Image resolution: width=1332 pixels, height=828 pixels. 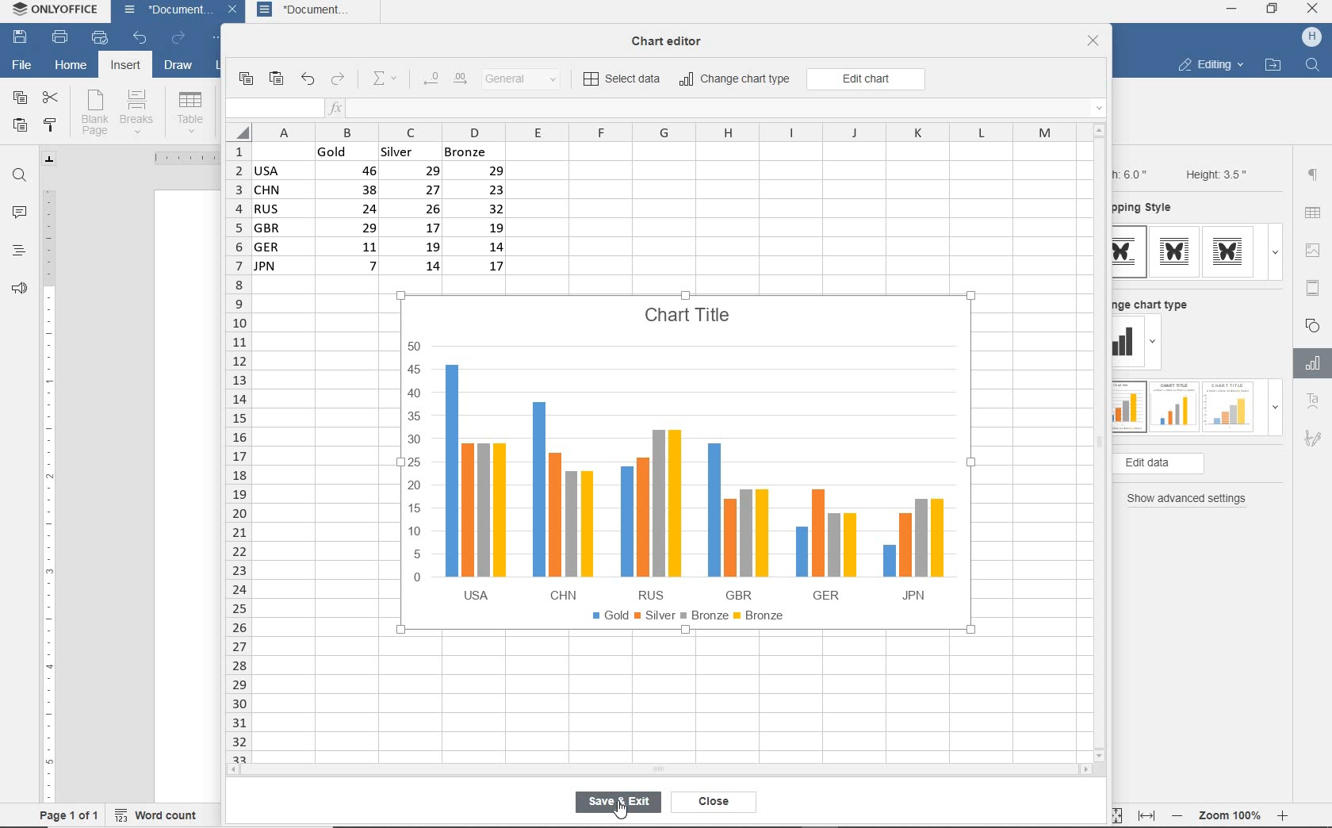 What do you see at coordinates (307, 80) in the screenshot?
I see `undo` at bounding box center [307, 80].